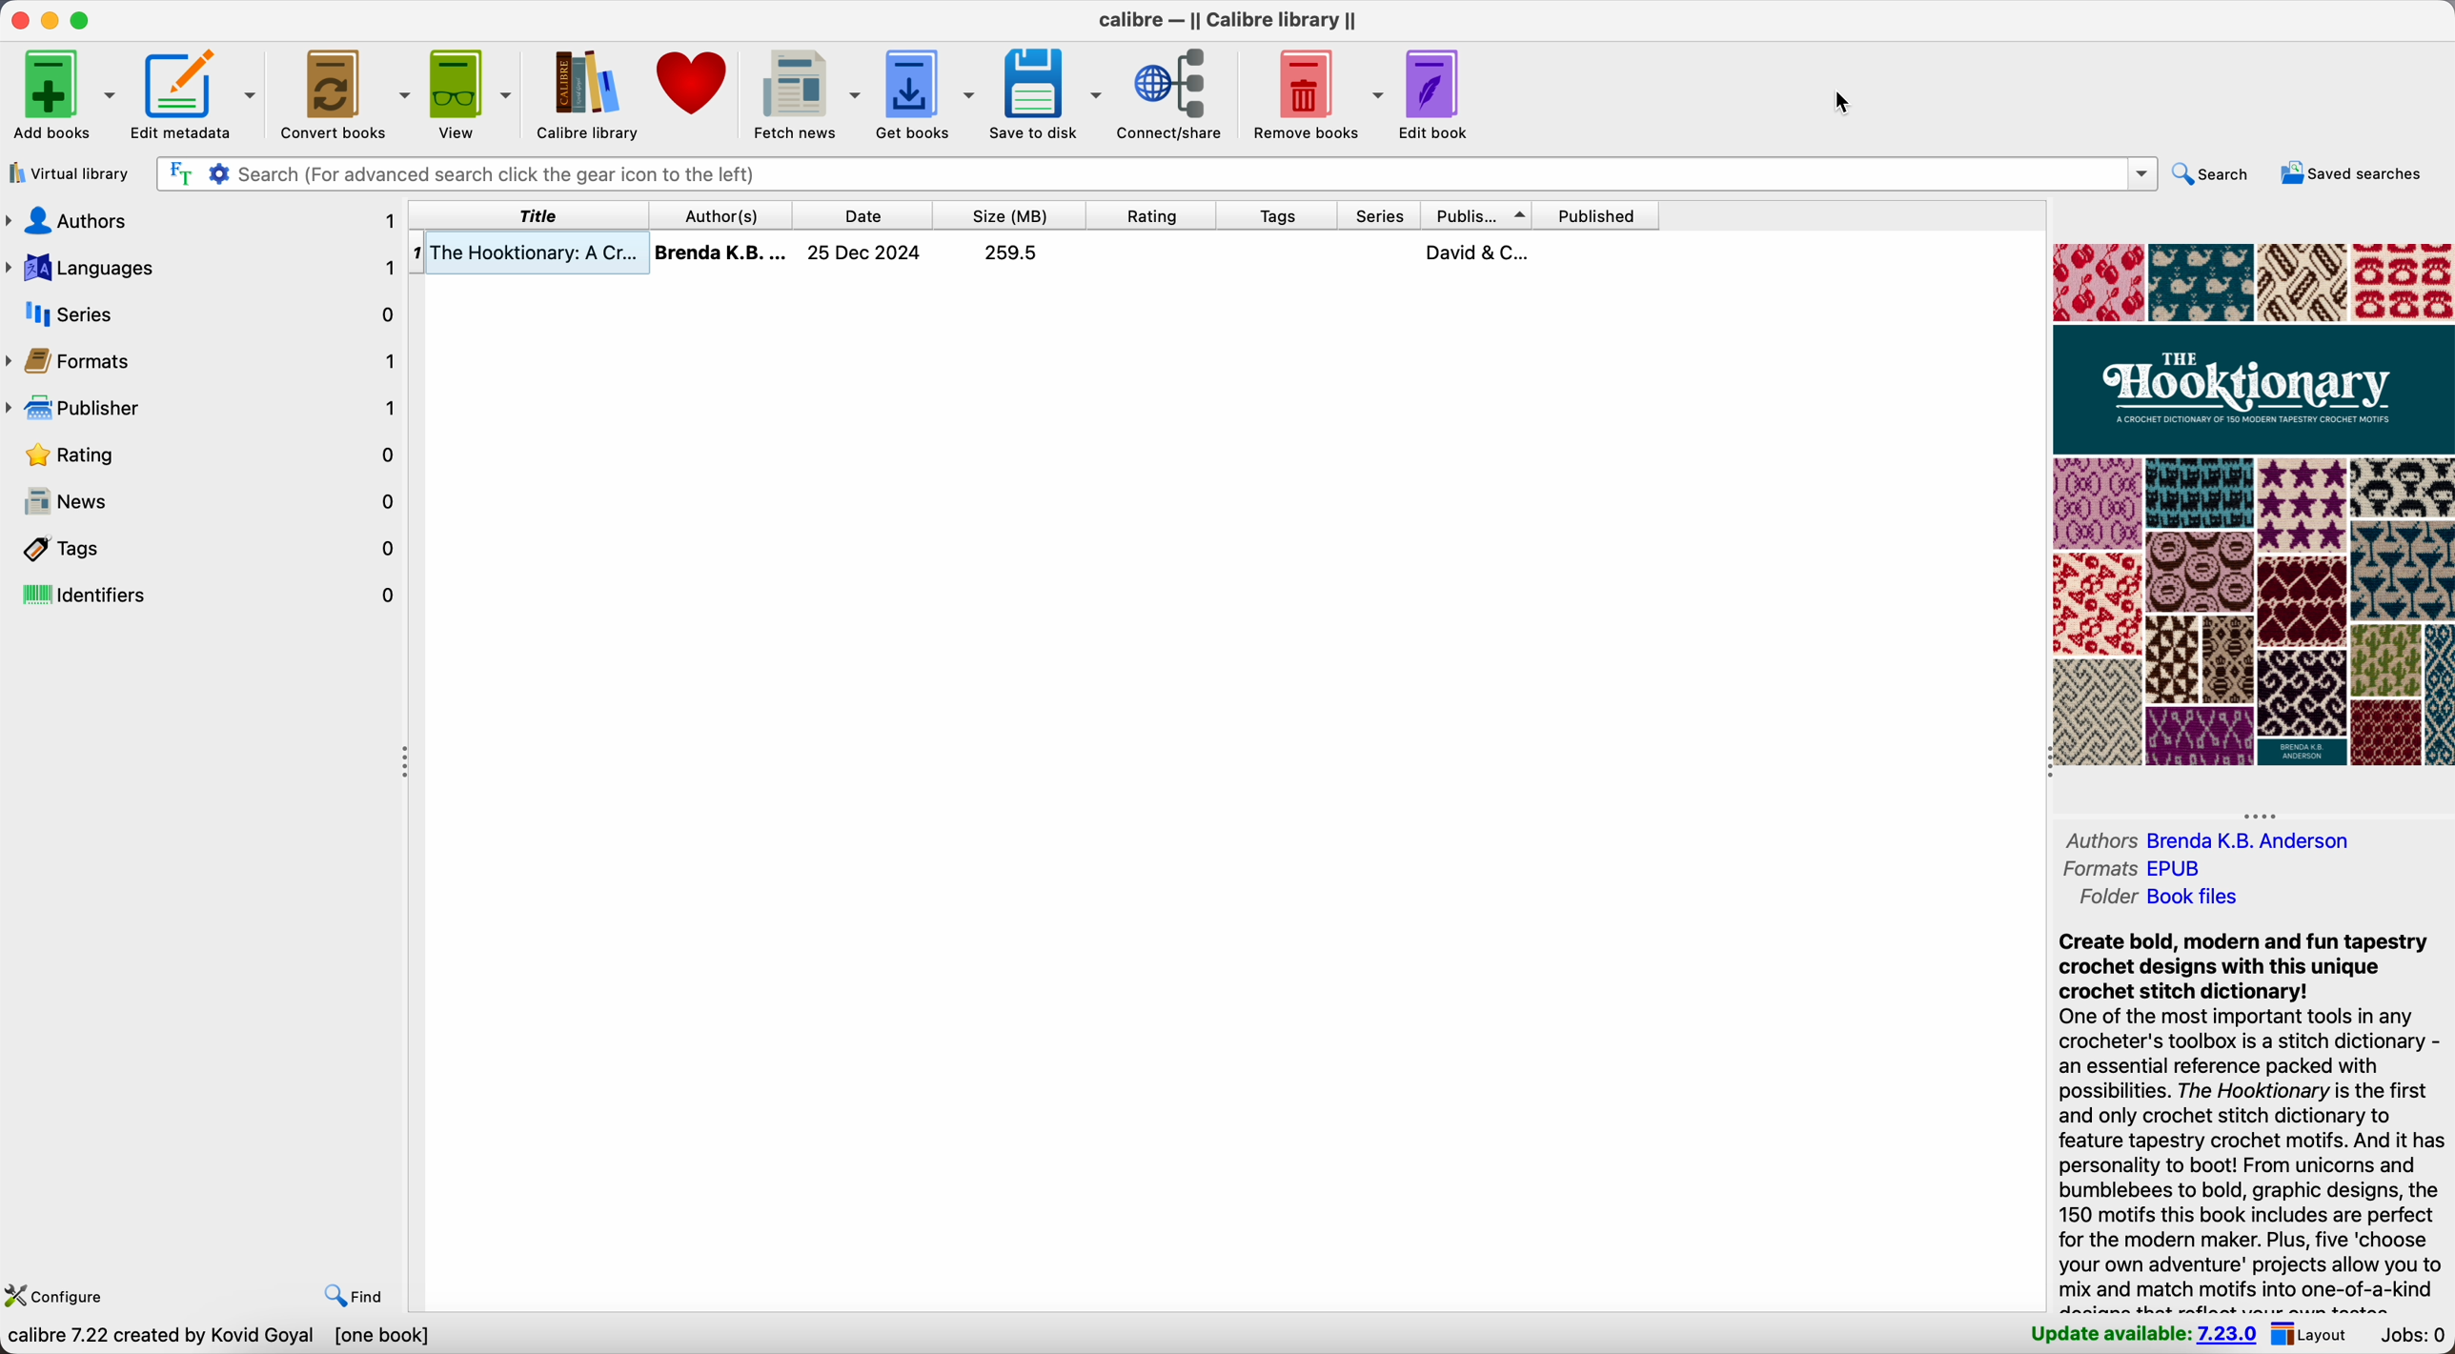 The height and width of the screenshot is (1354, 2455). What do you see at coordinates (203, 404) in the screenshot?
I see `publisher` at bounding box center [203, 404].